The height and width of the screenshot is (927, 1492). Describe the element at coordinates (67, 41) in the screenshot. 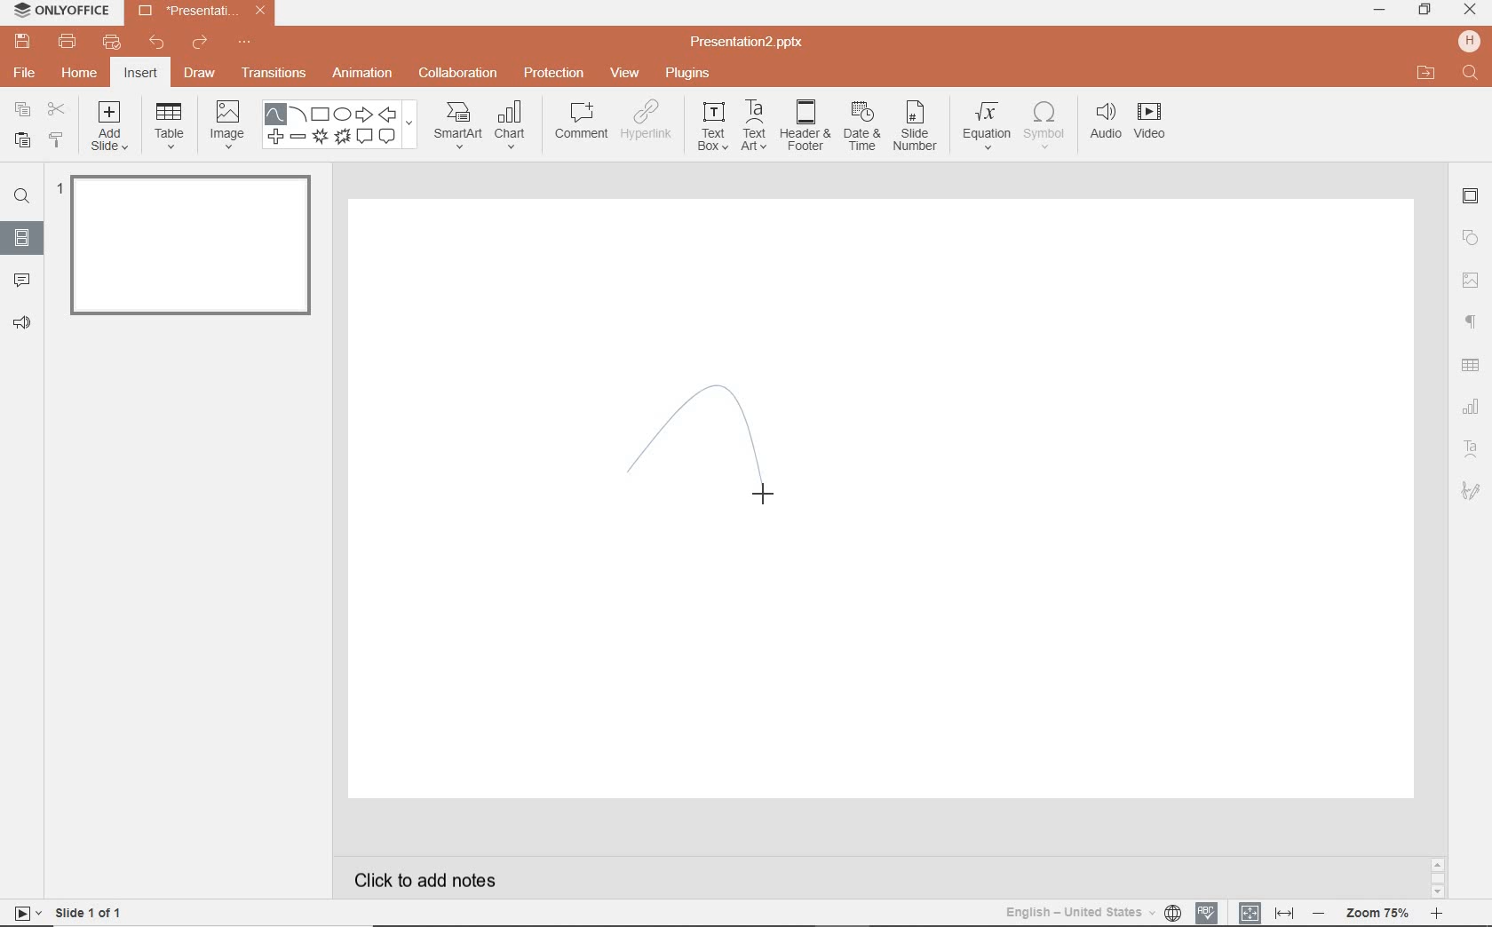

I see `PRINT` at that location.